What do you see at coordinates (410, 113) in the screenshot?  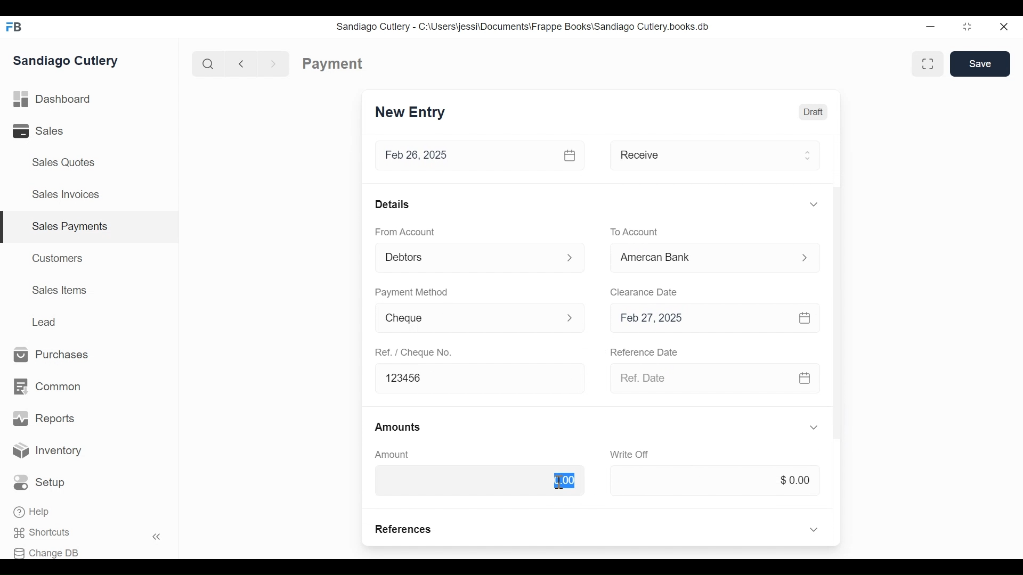 I see `New Entry` at bounding box center [410, 113].